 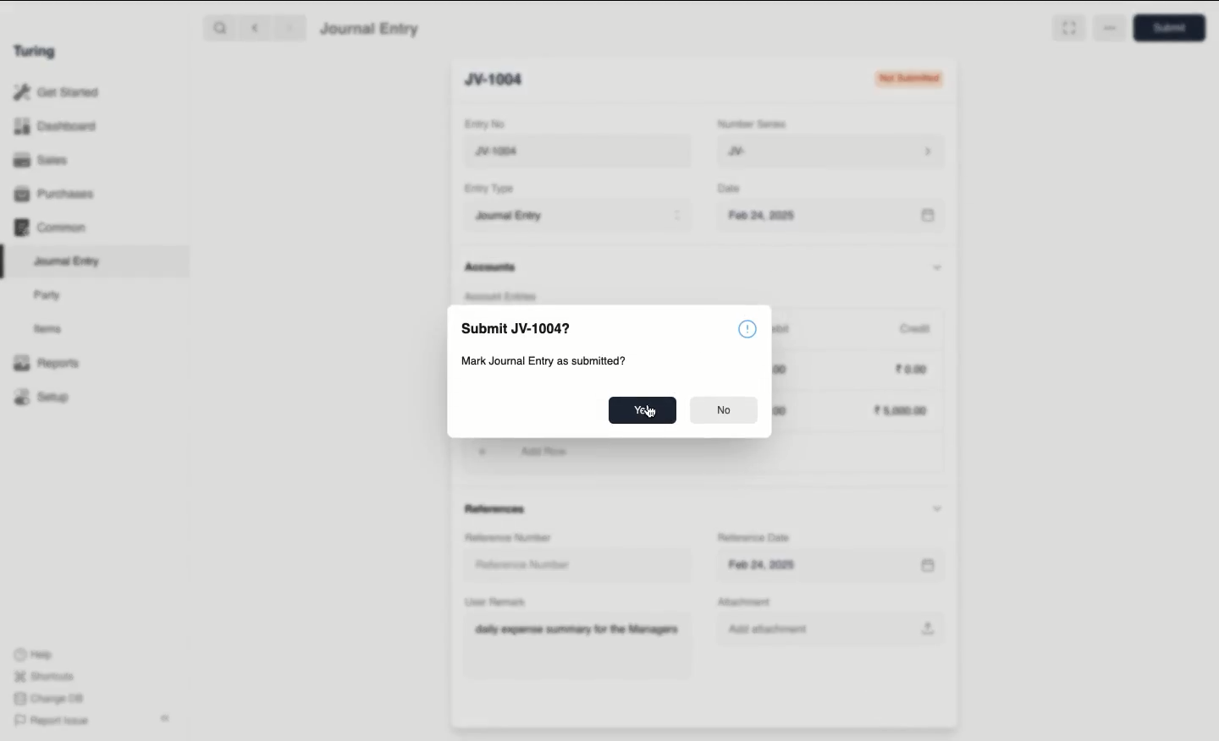 I want to click on Submit JV-1004?, so click(x=515, y=328).